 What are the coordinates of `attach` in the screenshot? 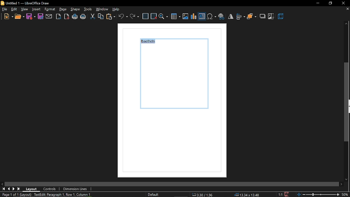 It's located at (49, 17).